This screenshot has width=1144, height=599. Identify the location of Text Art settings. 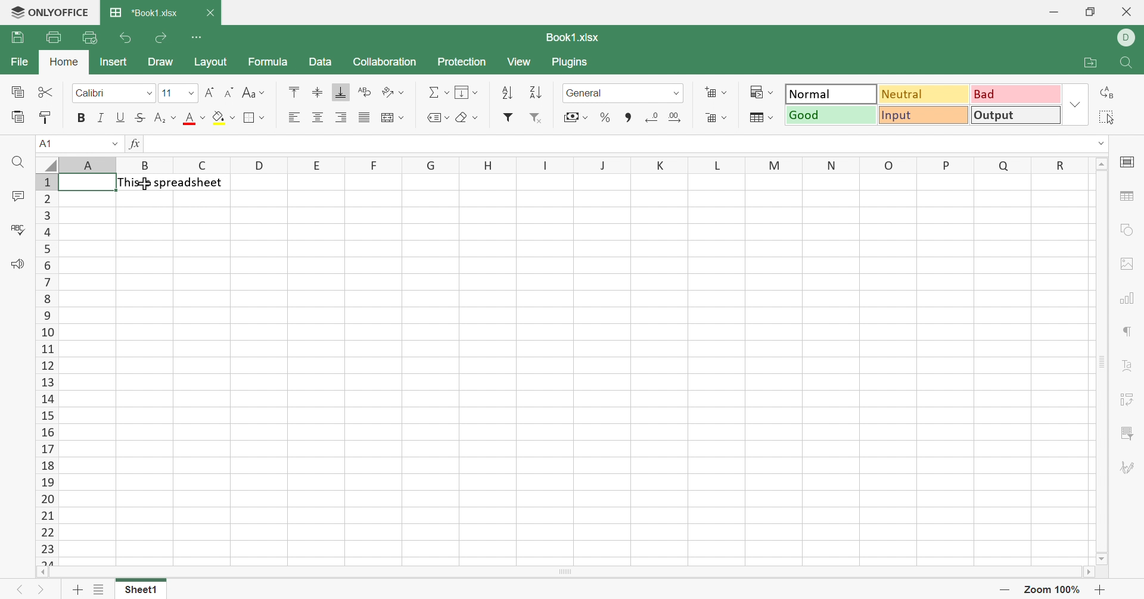
(1127, 365).